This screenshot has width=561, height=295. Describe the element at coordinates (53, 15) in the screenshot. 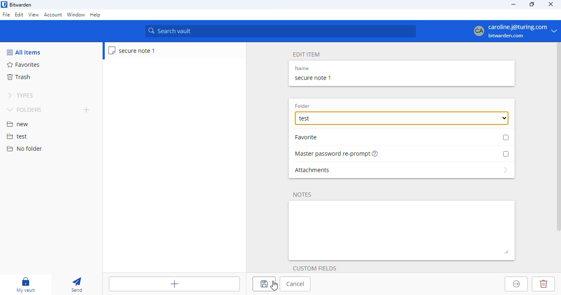

I see `account` at that location.